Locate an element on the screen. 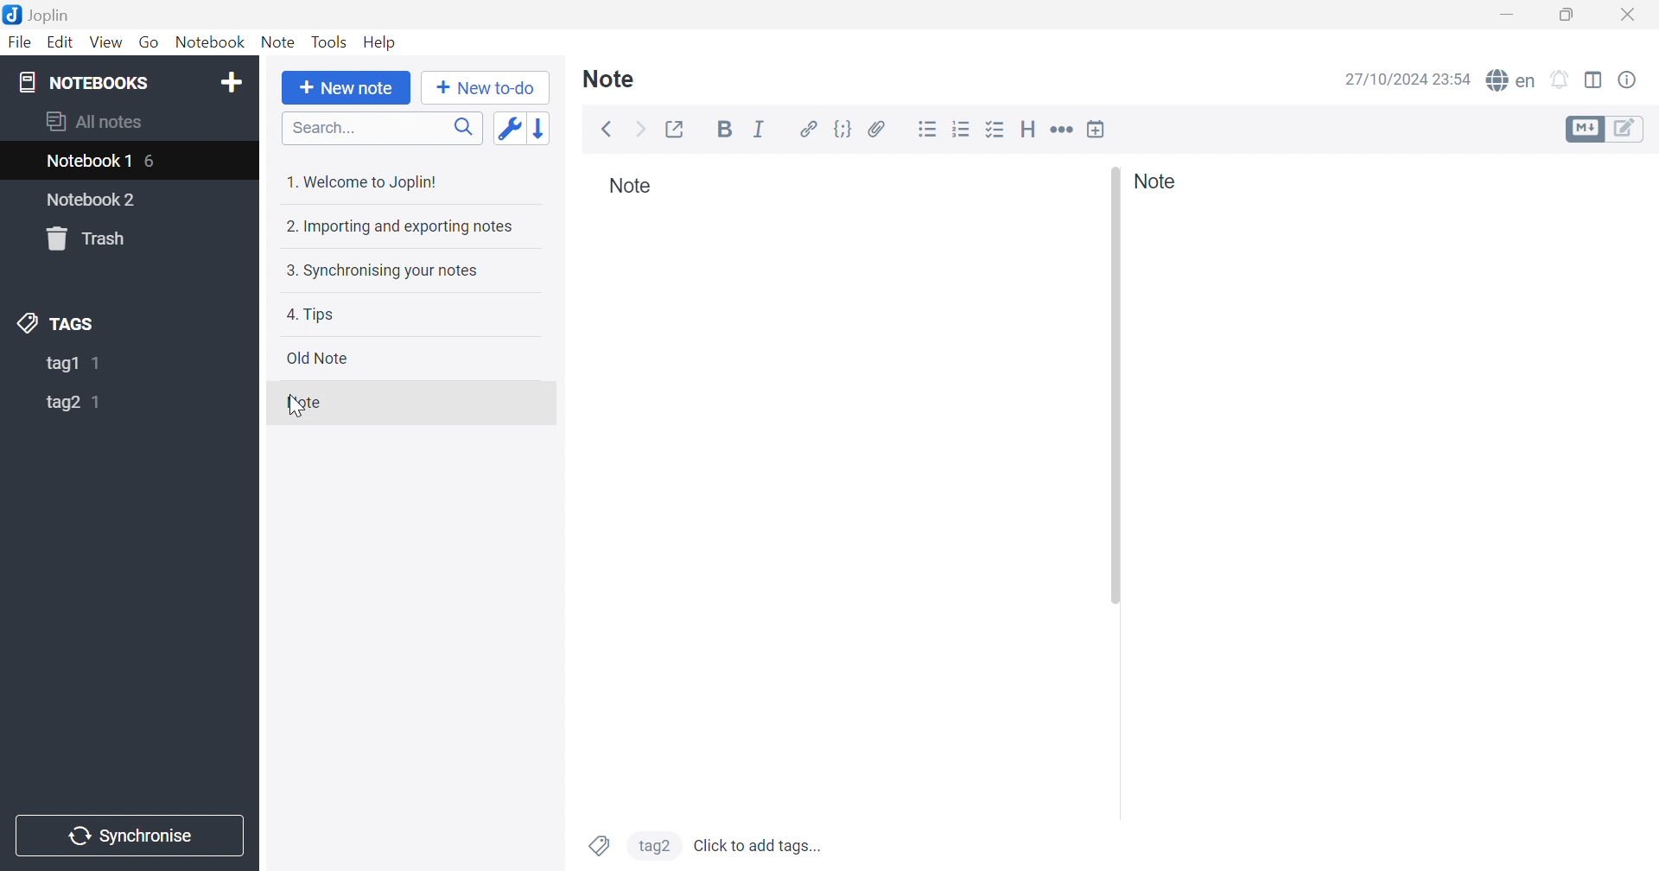 The image size is (1659, 871). 1. Welcome to Joplin! is located at coordinates (366, 181).